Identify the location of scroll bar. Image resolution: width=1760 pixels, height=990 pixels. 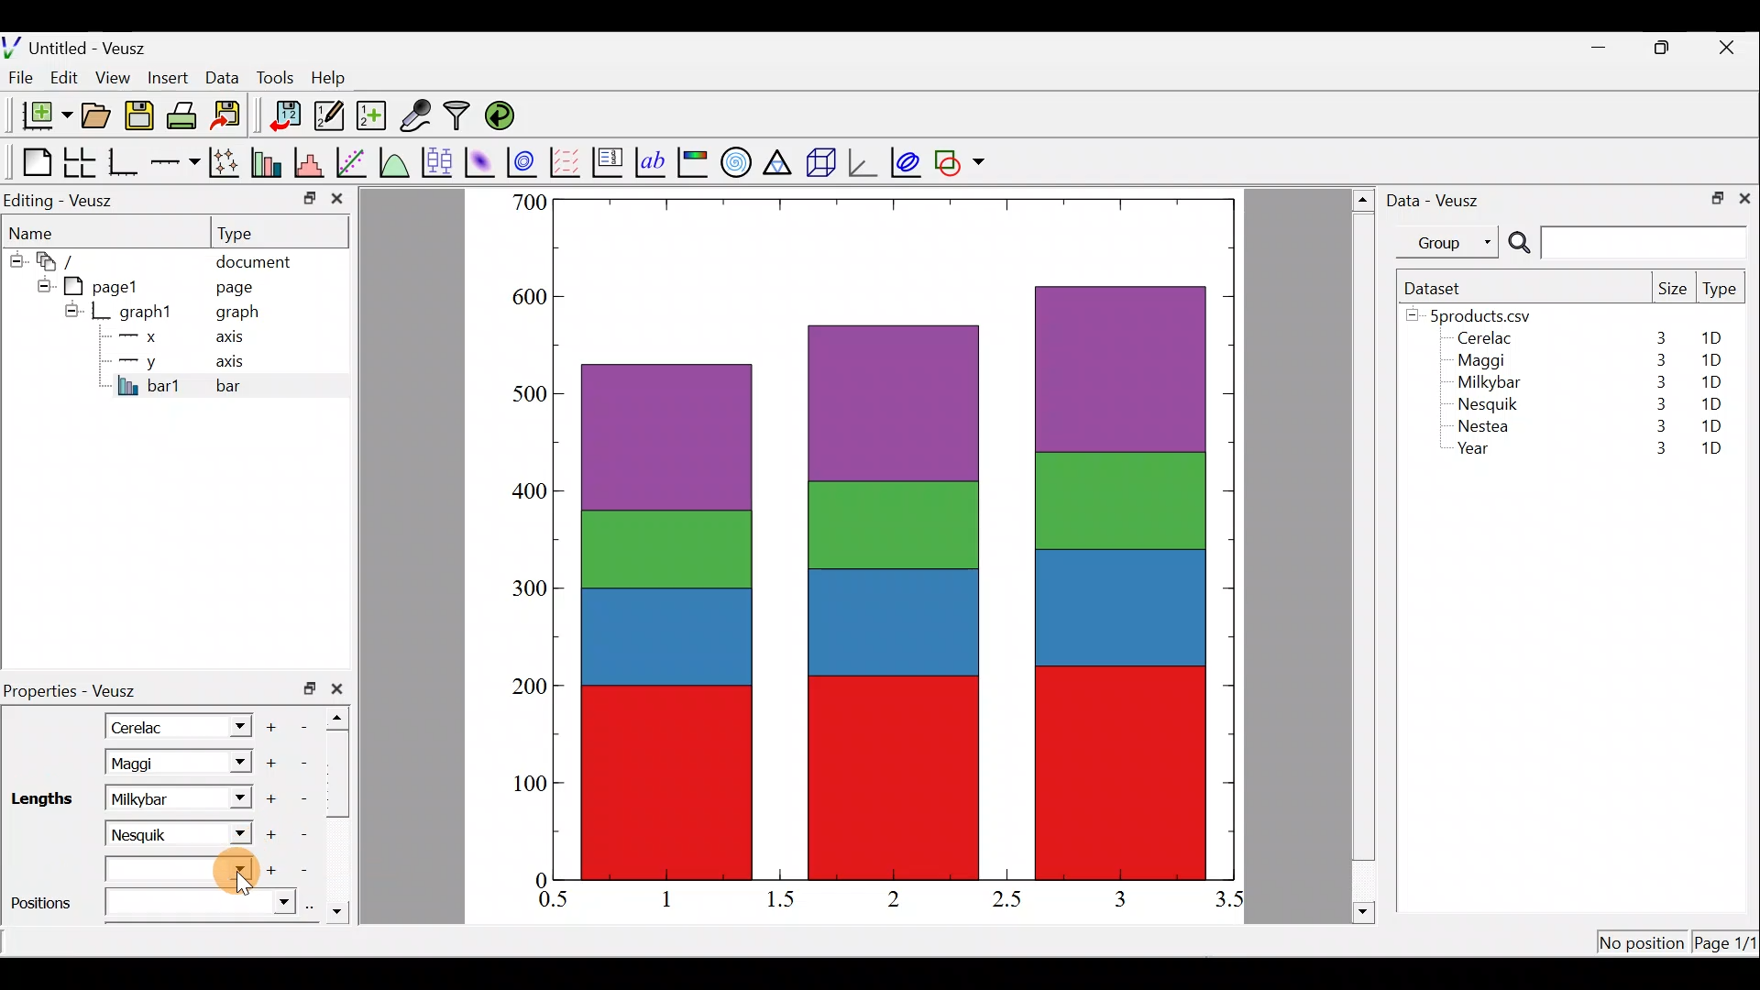
(1364, 553).